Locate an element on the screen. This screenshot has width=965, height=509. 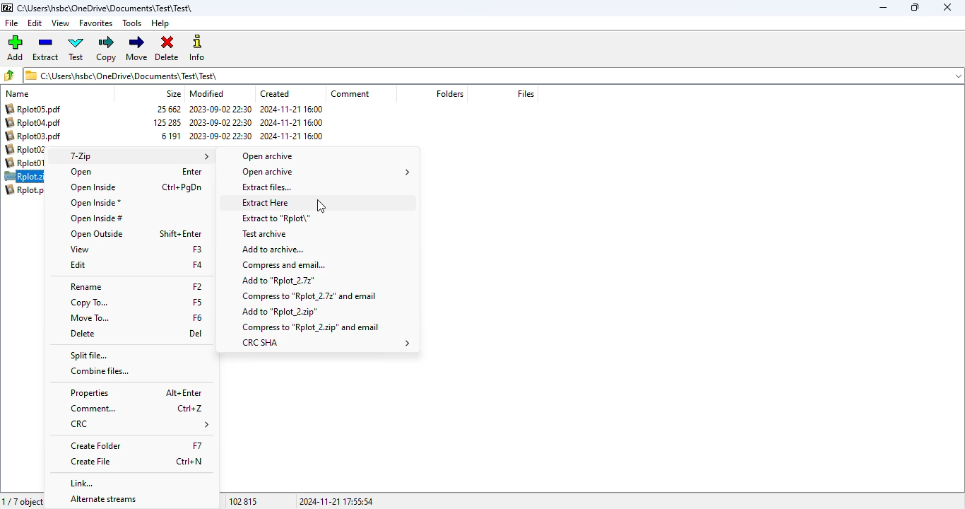
files is located at coordinates (526, 93).